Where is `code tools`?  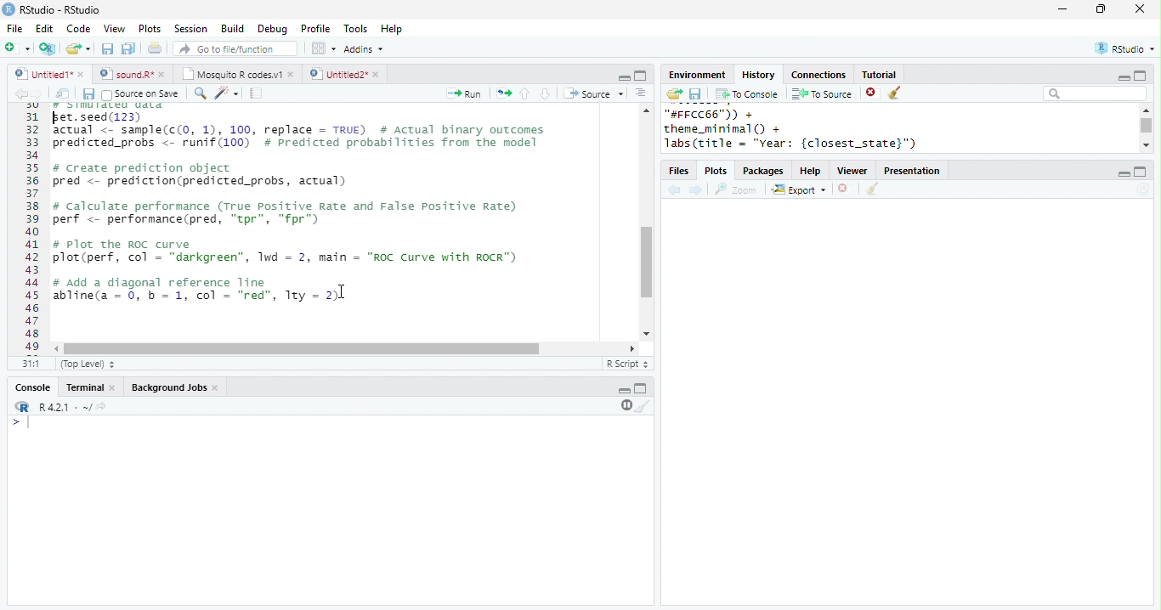 code tools is located at coordinates (227, 93).